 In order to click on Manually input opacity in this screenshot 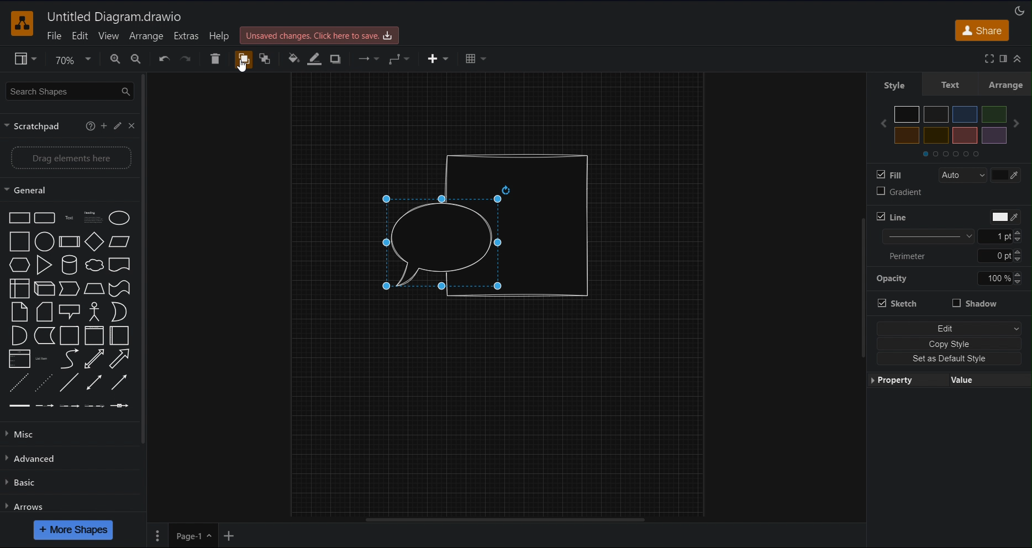, I will do `click(994, 278)`.